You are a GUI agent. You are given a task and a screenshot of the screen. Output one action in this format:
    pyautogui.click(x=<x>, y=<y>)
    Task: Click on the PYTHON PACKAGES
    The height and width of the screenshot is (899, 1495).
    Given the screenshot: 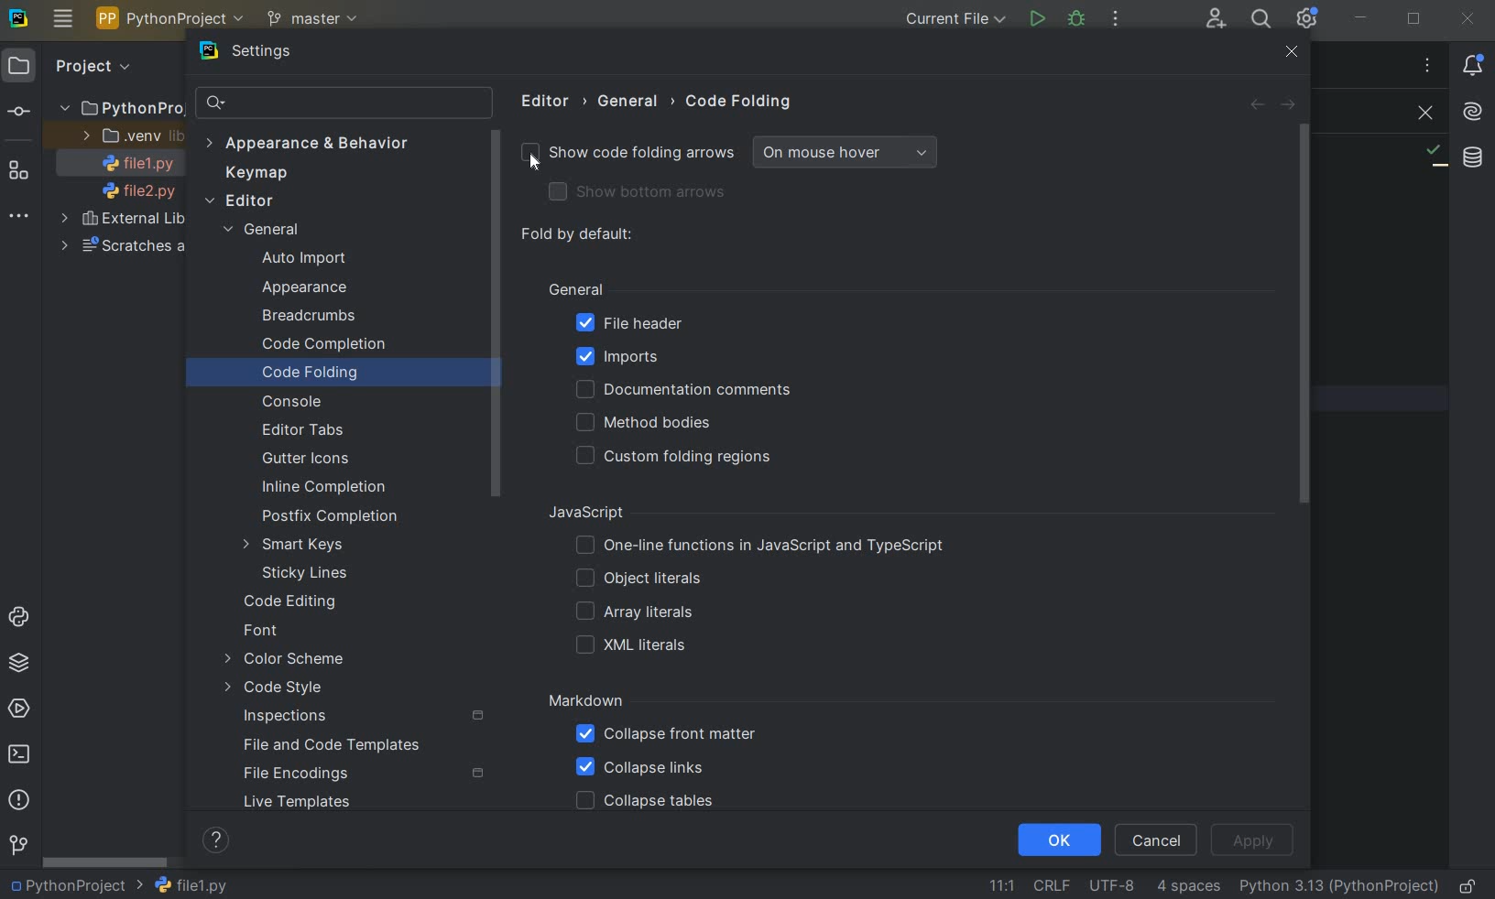 What is the action you would take?
    pyautogui.click(x=24, y=664)
    